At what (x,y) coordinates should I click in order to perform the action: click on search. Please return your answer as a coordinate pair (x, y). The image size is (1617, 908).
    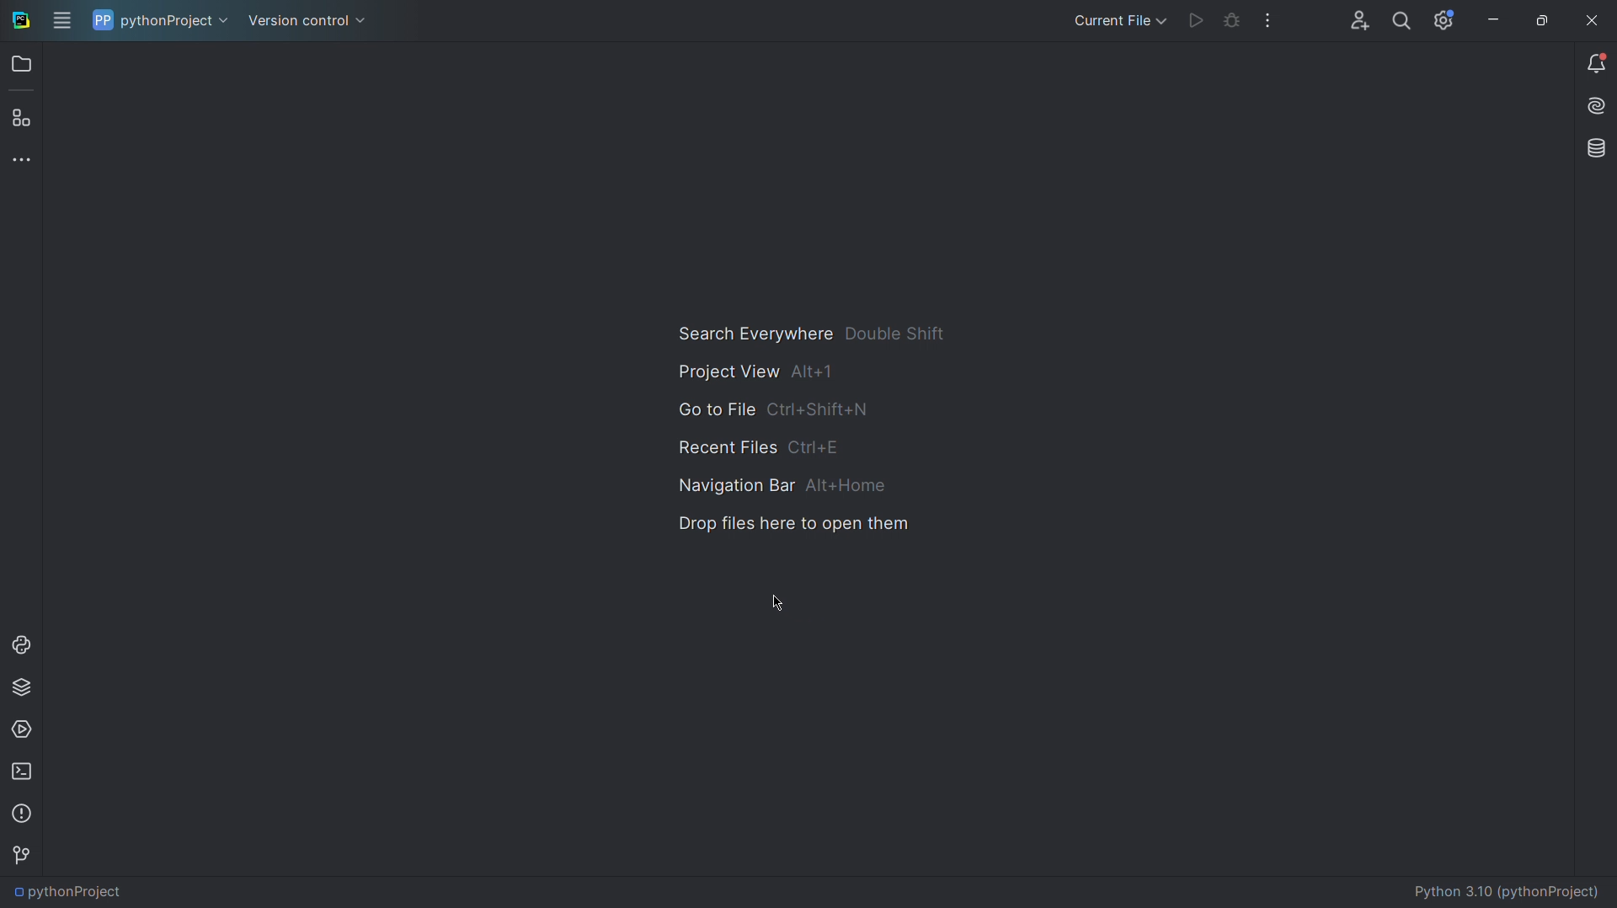
    Looking at the image, I should click on (1401, 23).